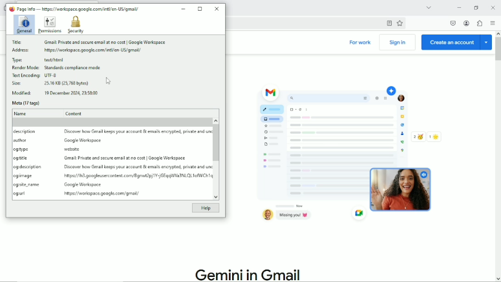 The width and height of the screenshot is (501, 282). Describe the element at coordinates (479, 23) in the screenshot. I see `Extensions` at that location.